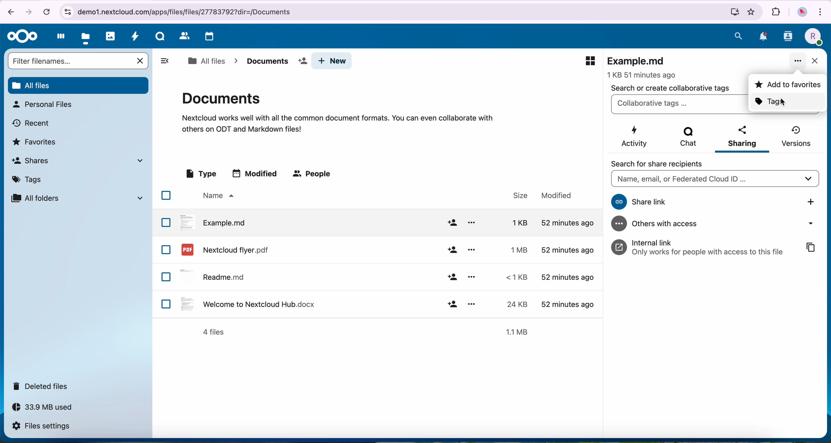 The image size is (831, 443). I want to click on cursor, so click(800, 67).